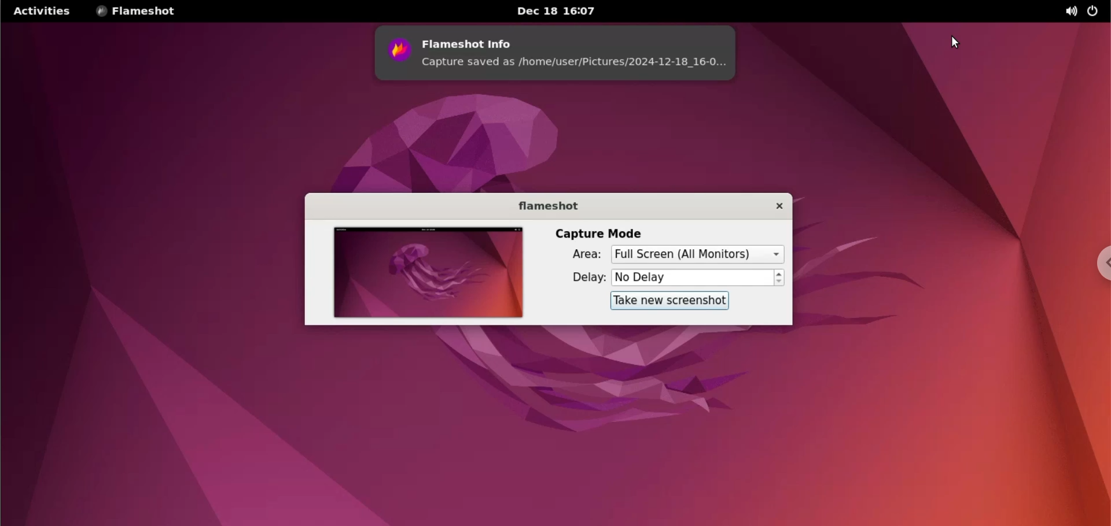  I want to click on ACTIVITIES, so click(41, 11).